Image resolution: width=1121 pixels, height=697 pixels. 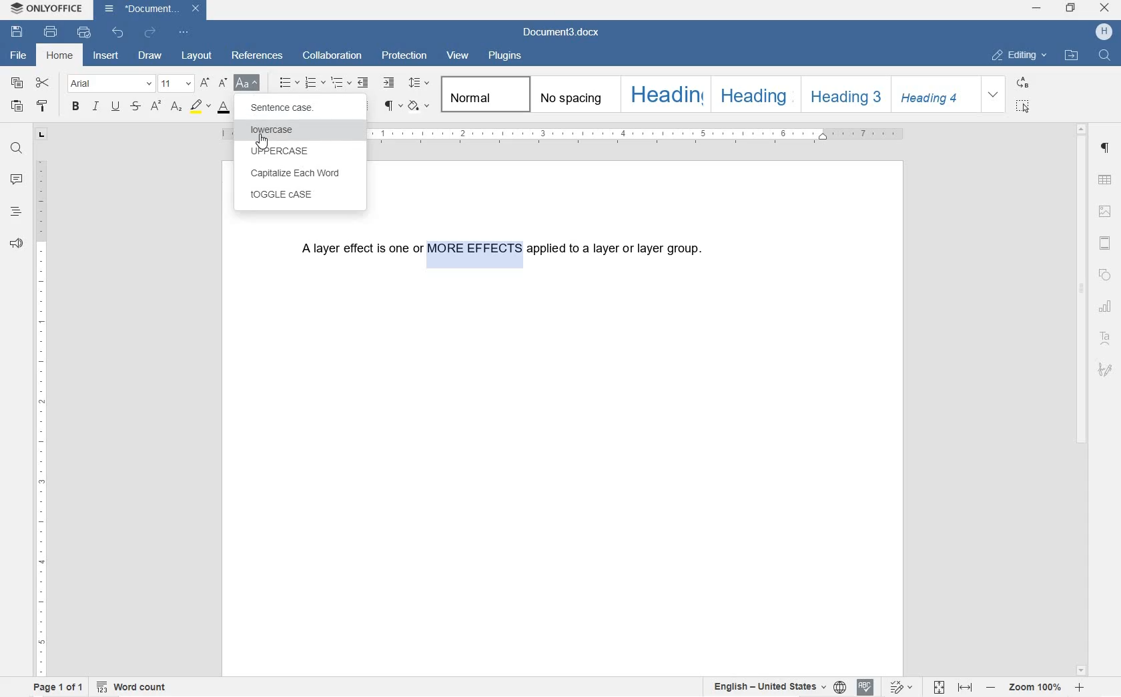 I want to click on PARAGRAPH LINE SPACING, so click(x=421, y=83).